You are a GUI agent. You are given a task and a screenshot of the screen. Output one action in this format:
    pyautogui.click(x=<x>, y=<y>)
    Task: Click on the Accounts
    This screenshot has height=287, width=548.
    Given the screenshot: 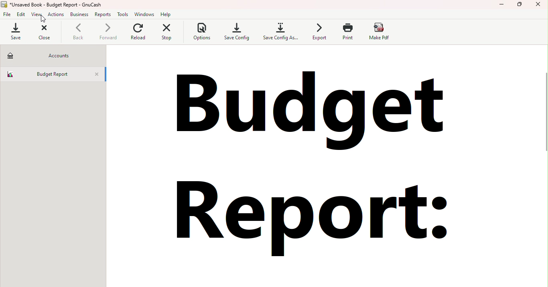 What is the action you would take?
    pyautogui.click(x=55, y=56)
    